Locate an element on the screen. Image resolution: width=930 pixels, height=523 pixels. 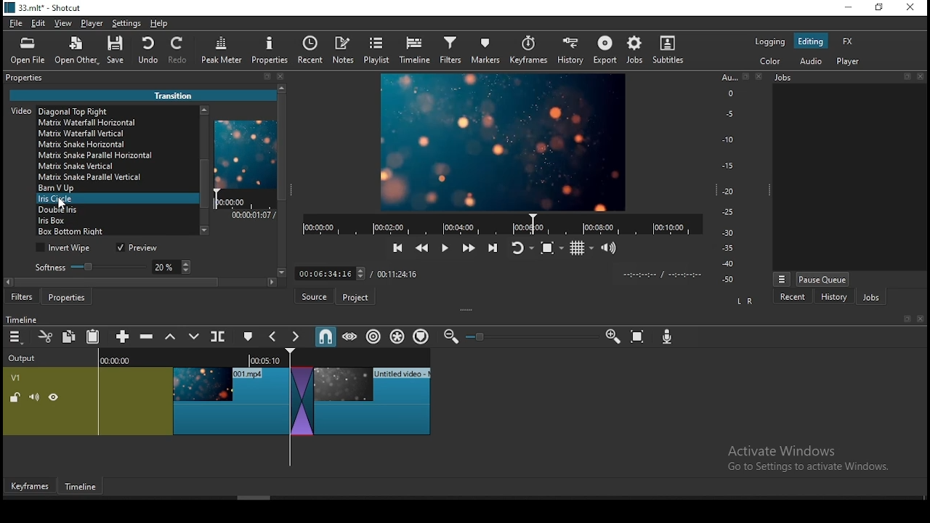
invert wipe on/off is located at coordinates (65, 248).